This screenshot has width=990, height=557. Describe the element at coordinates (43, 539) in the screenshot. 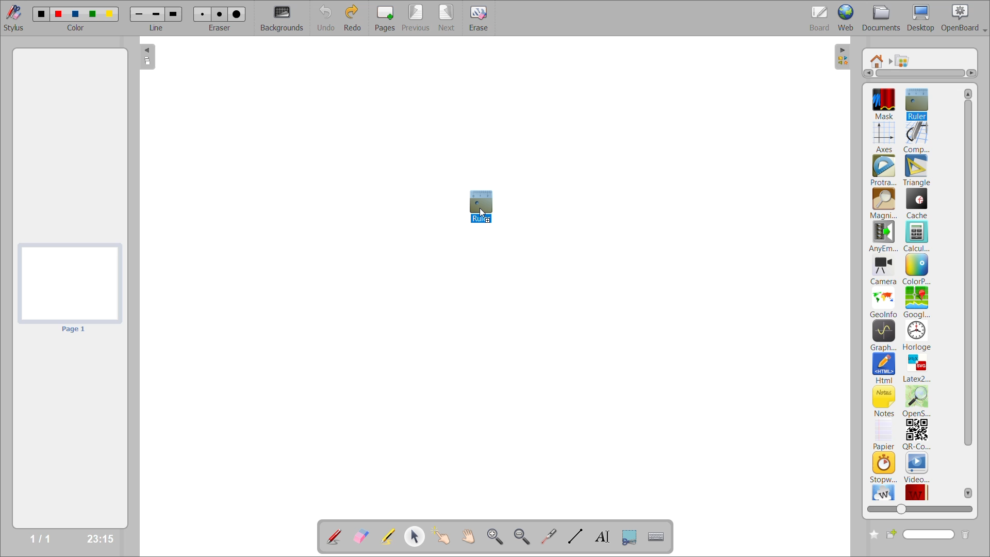

I see `1/1` at that location.